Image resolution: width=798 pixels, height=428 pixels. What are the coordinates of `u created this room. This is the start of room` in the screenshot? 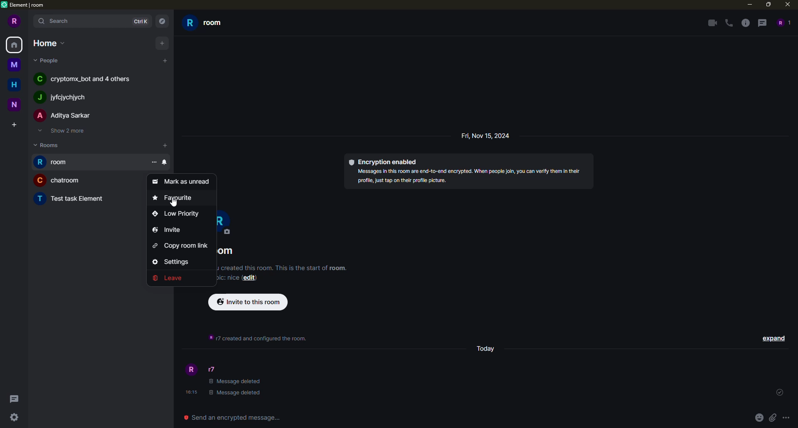 It's located at (280, 269).